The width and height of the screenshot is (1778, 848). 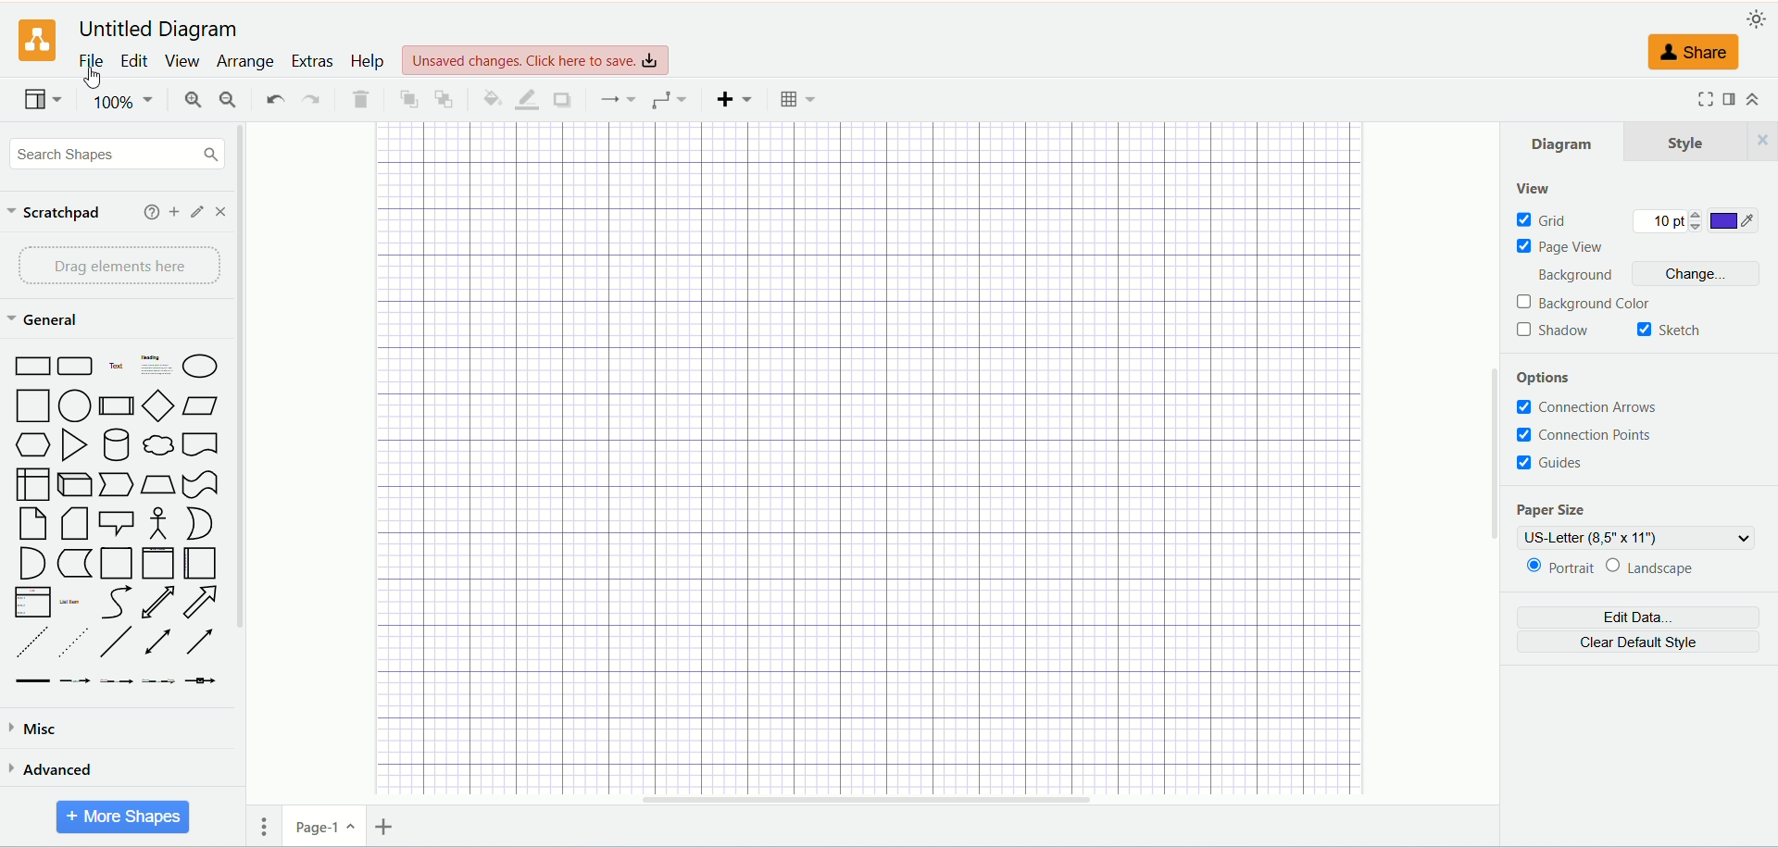 What do you see at coordinates (74, 642) in the screenshot?
I see `Dotted Line` at bounding box center [74, 642].